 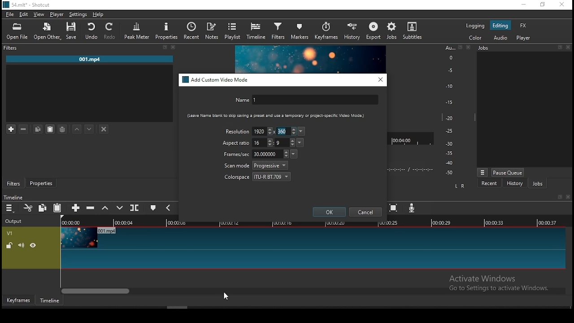 I want to click on resolution, so click(x=236, y=131).